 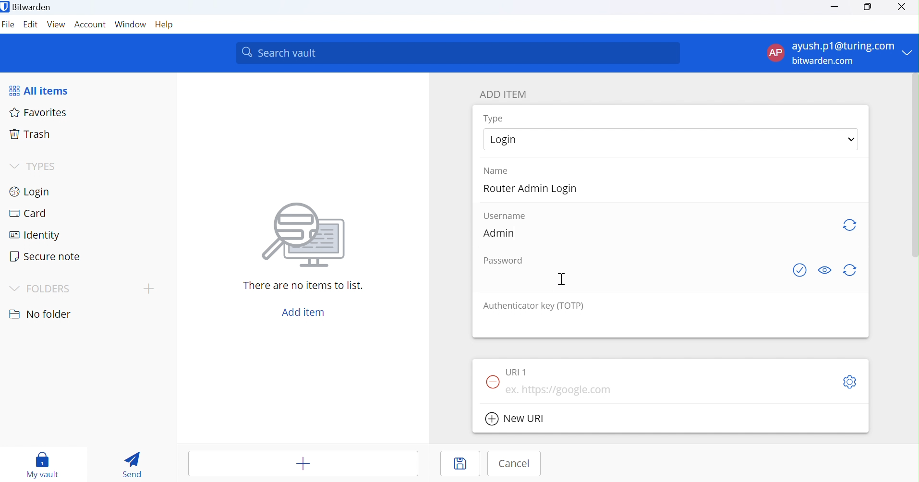 I want to click on vertical scrollbar, so click(x=916, y=166).